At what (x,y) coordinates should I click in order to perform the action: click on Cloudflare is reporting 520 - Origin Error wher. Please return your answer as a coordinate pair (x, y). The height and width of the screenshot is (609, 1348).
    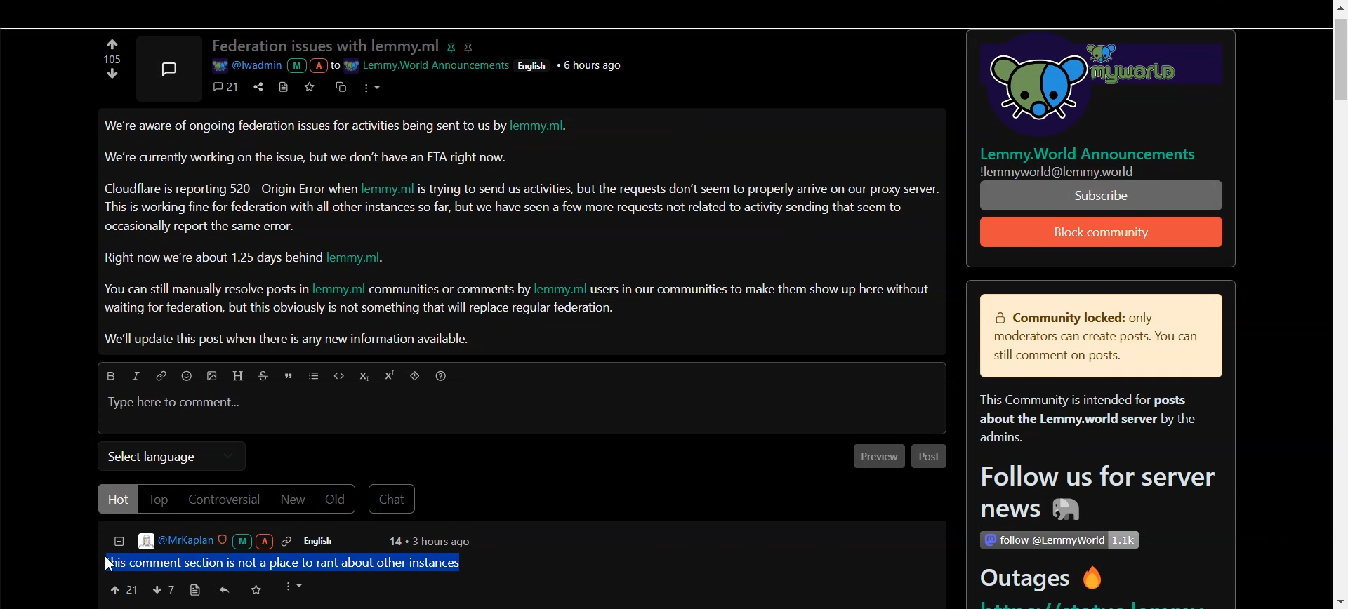
    Looking at the image, I should click on (231, 188).